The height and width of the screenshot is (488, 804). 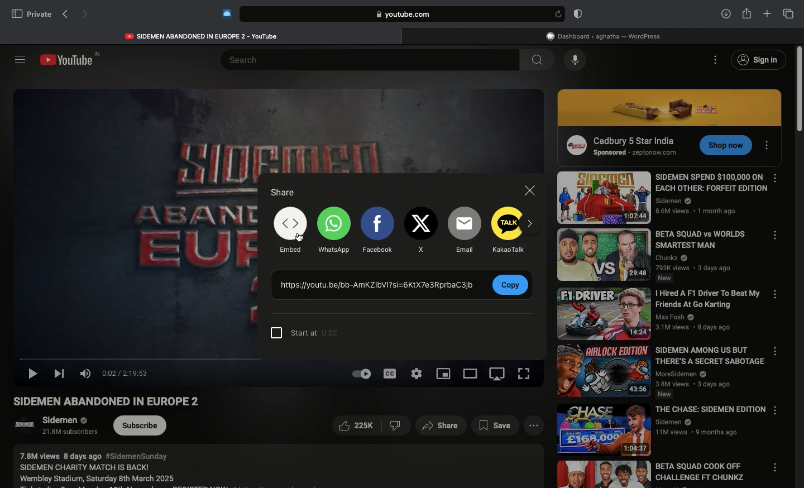 I want to click on Sharing screen, so click(x=445, y=374).